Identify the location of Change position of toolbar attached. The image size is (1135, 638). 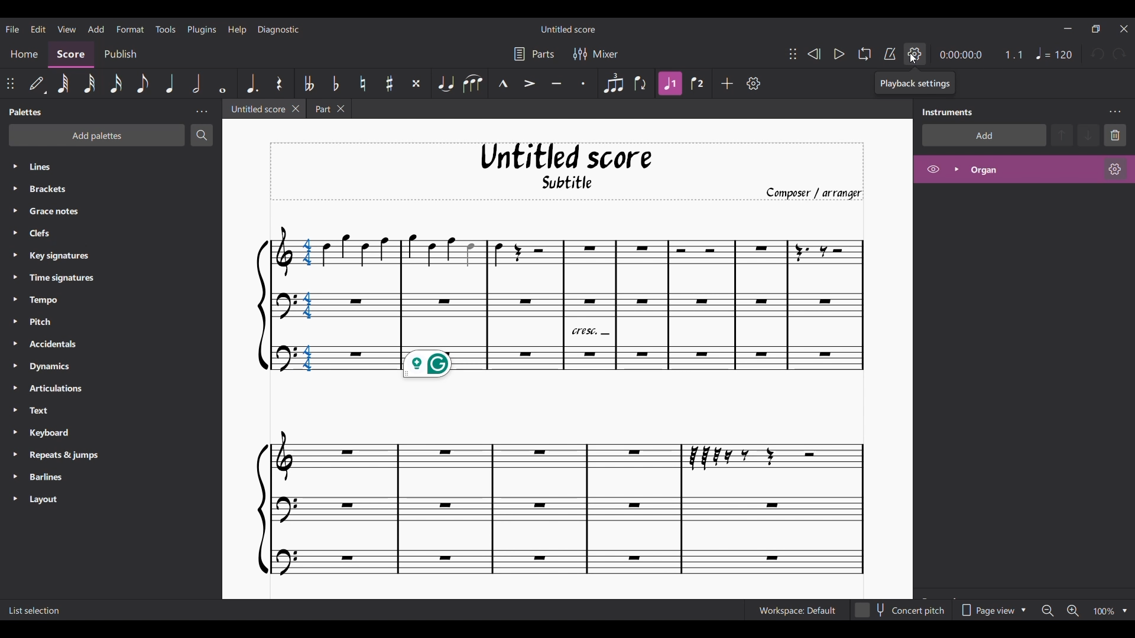
(793, 54).